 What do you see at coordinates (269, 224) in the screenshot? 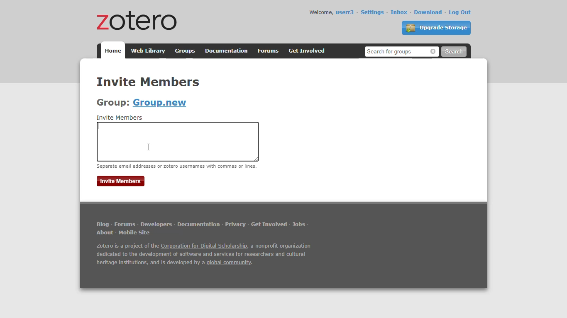
I see `get involved` at bounding box center [269, 224].